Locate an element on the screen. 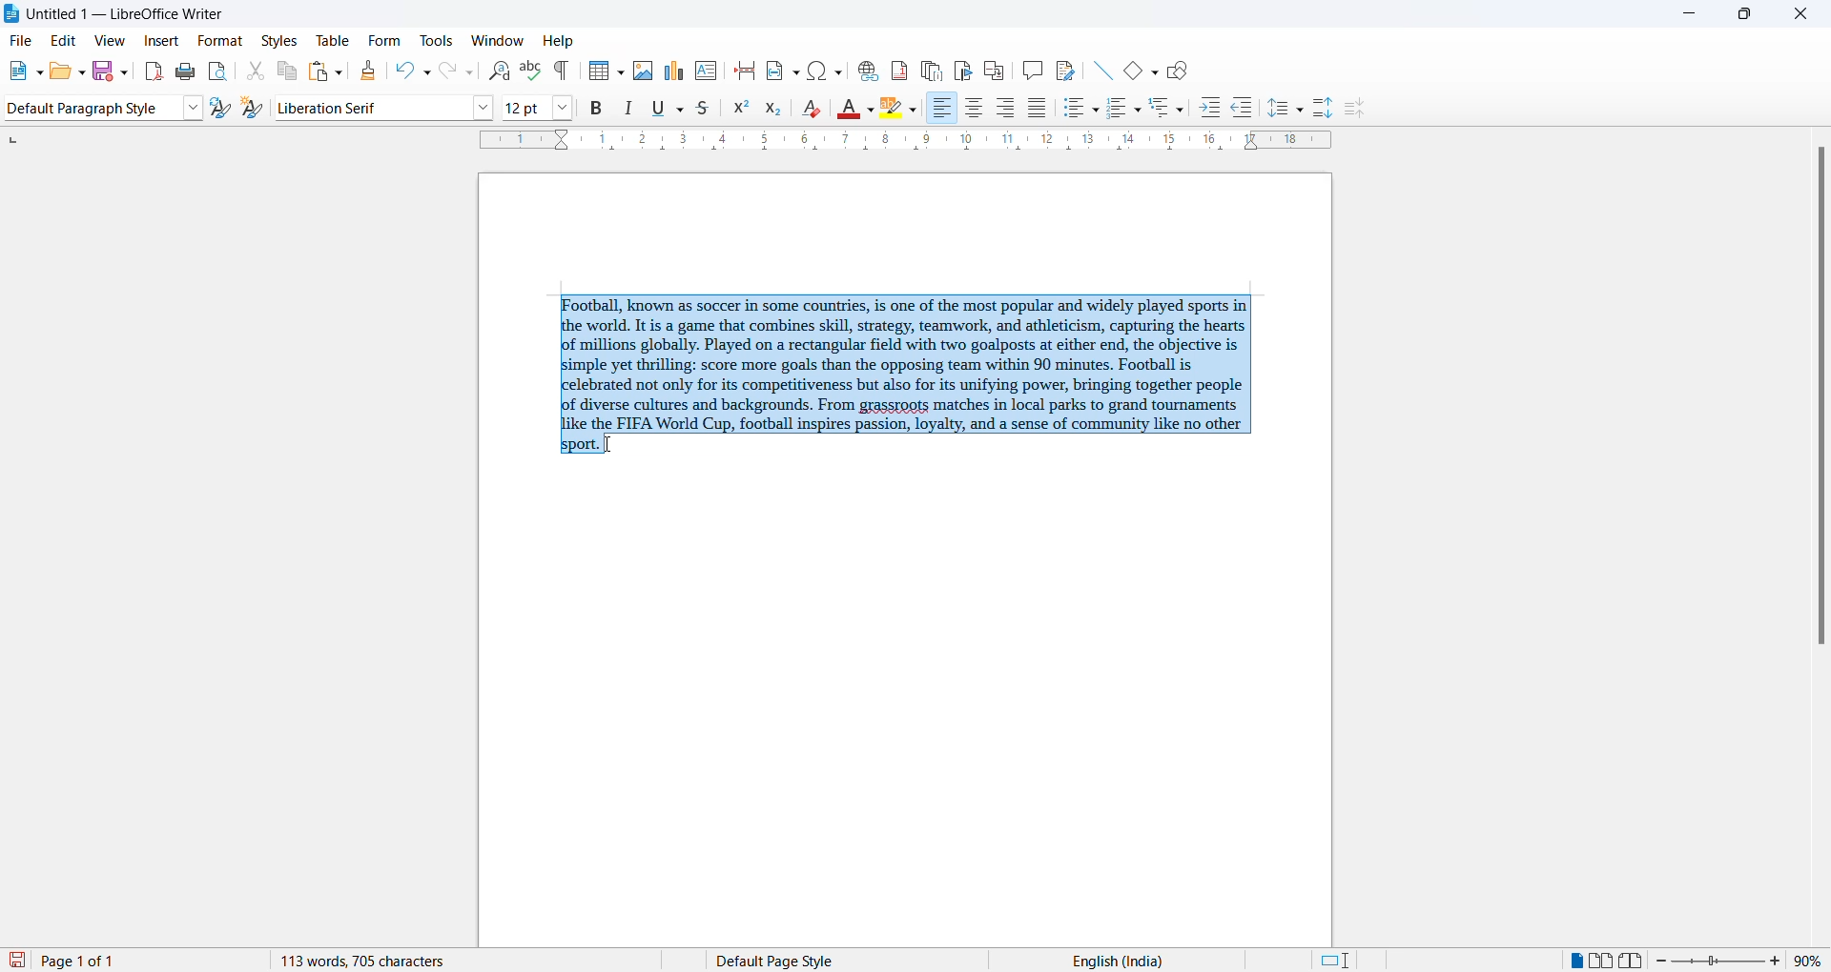  toggle ordered list  is located at coordinates (1140, 111).